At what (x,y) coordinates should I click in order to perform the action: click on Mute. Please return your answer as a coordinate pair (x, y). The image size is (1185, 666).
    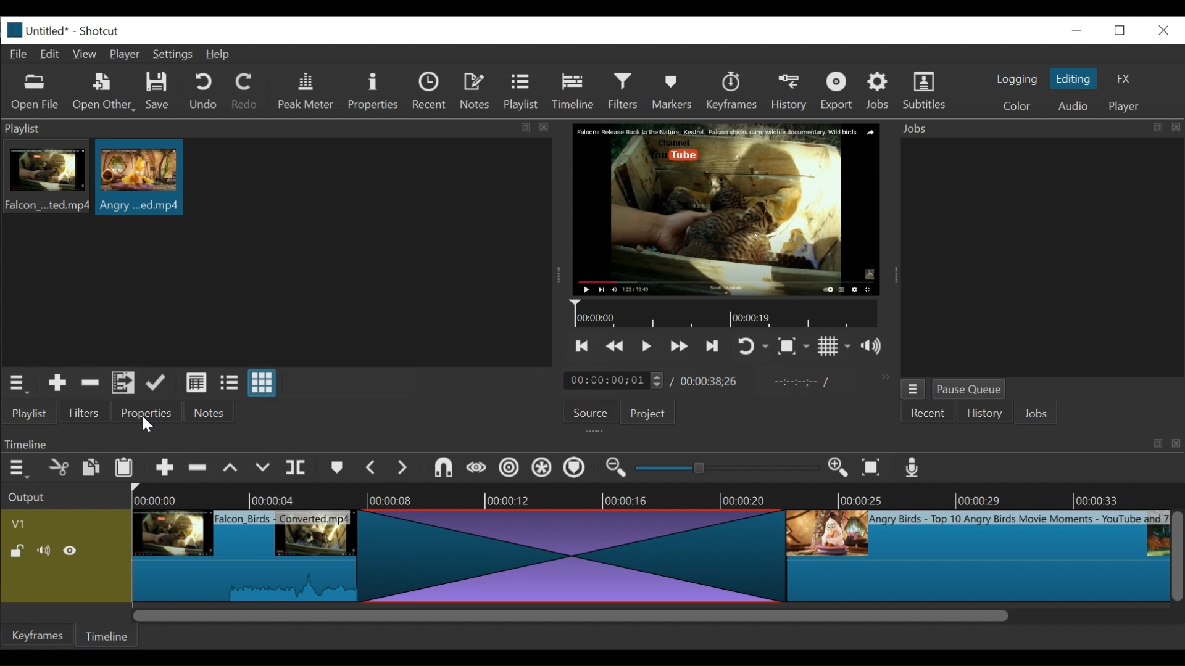
    Looking at the image, I should click on (46, 551).